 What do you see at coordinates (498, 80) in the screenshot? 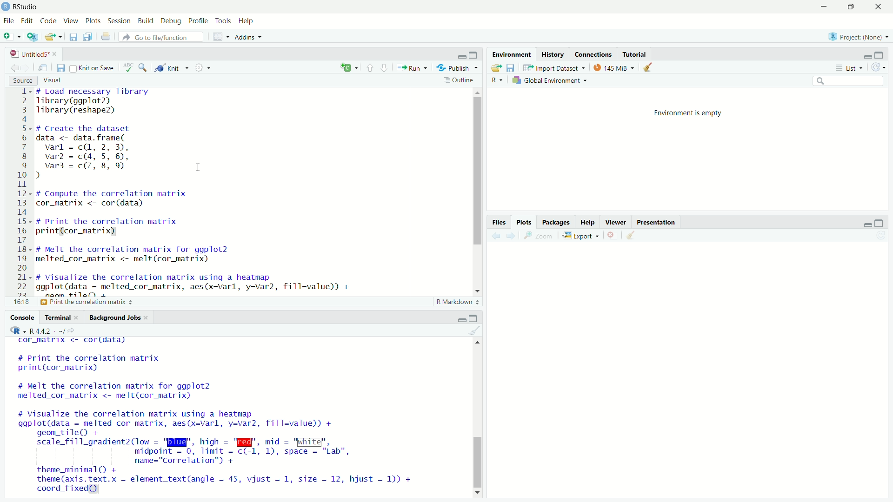
I see `R language` at bounding box center [498, 80].